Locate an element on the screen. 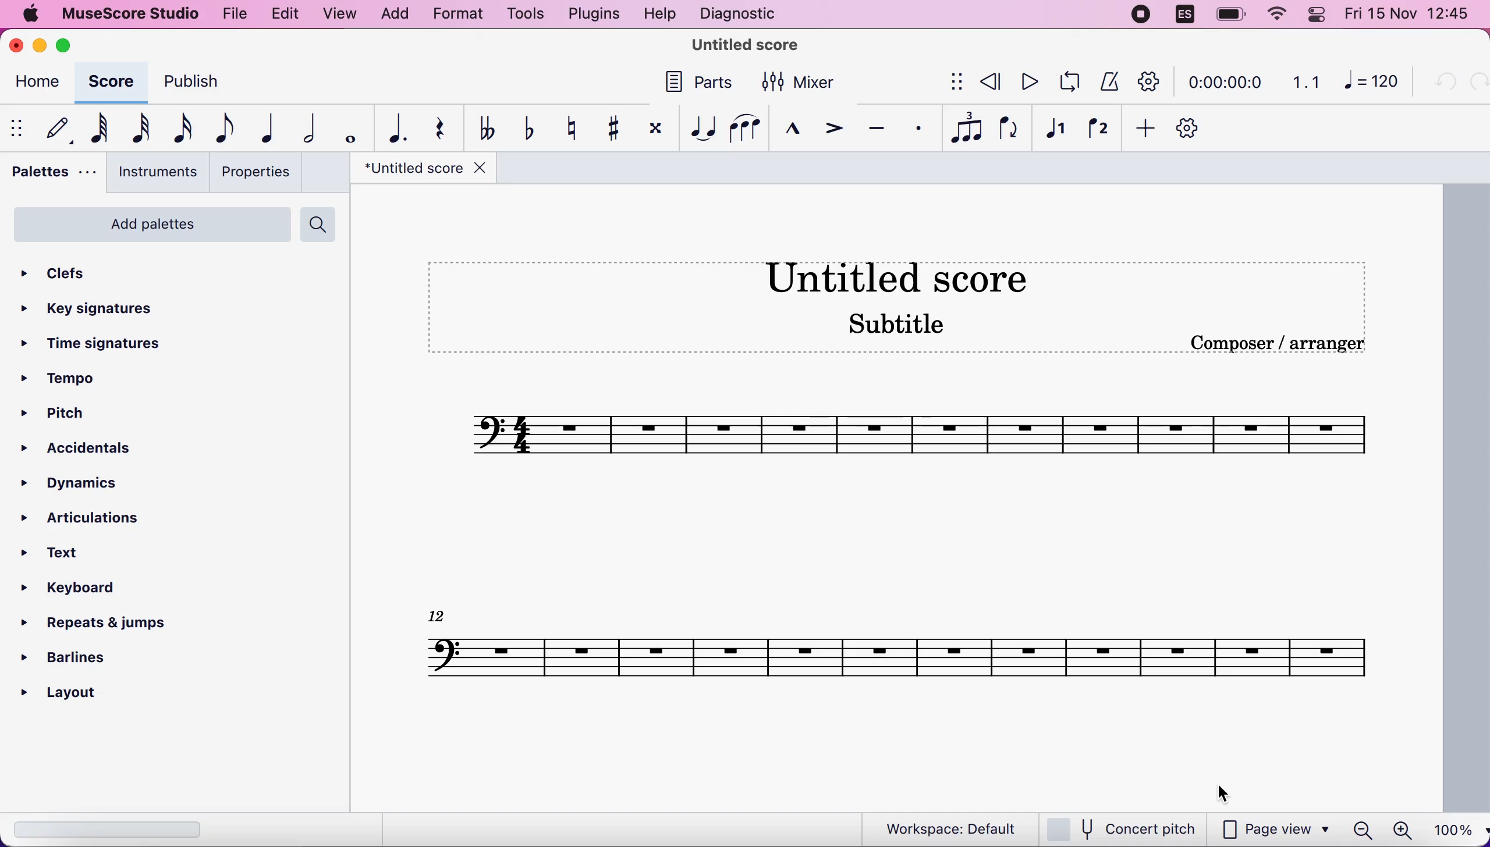 The height and width of the screenshot is (847, 1490). toggle flat is located at coordinates (523, 127).